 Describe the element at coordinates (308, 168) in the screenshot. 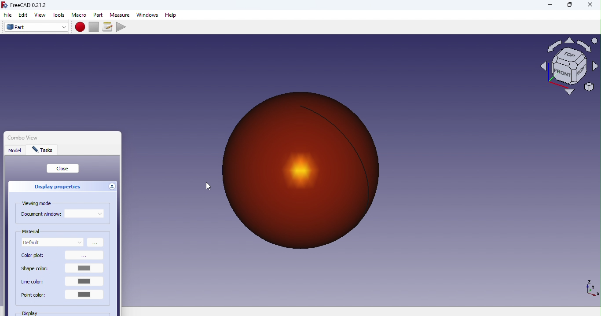

I see `Sphere (copper)` at that location.